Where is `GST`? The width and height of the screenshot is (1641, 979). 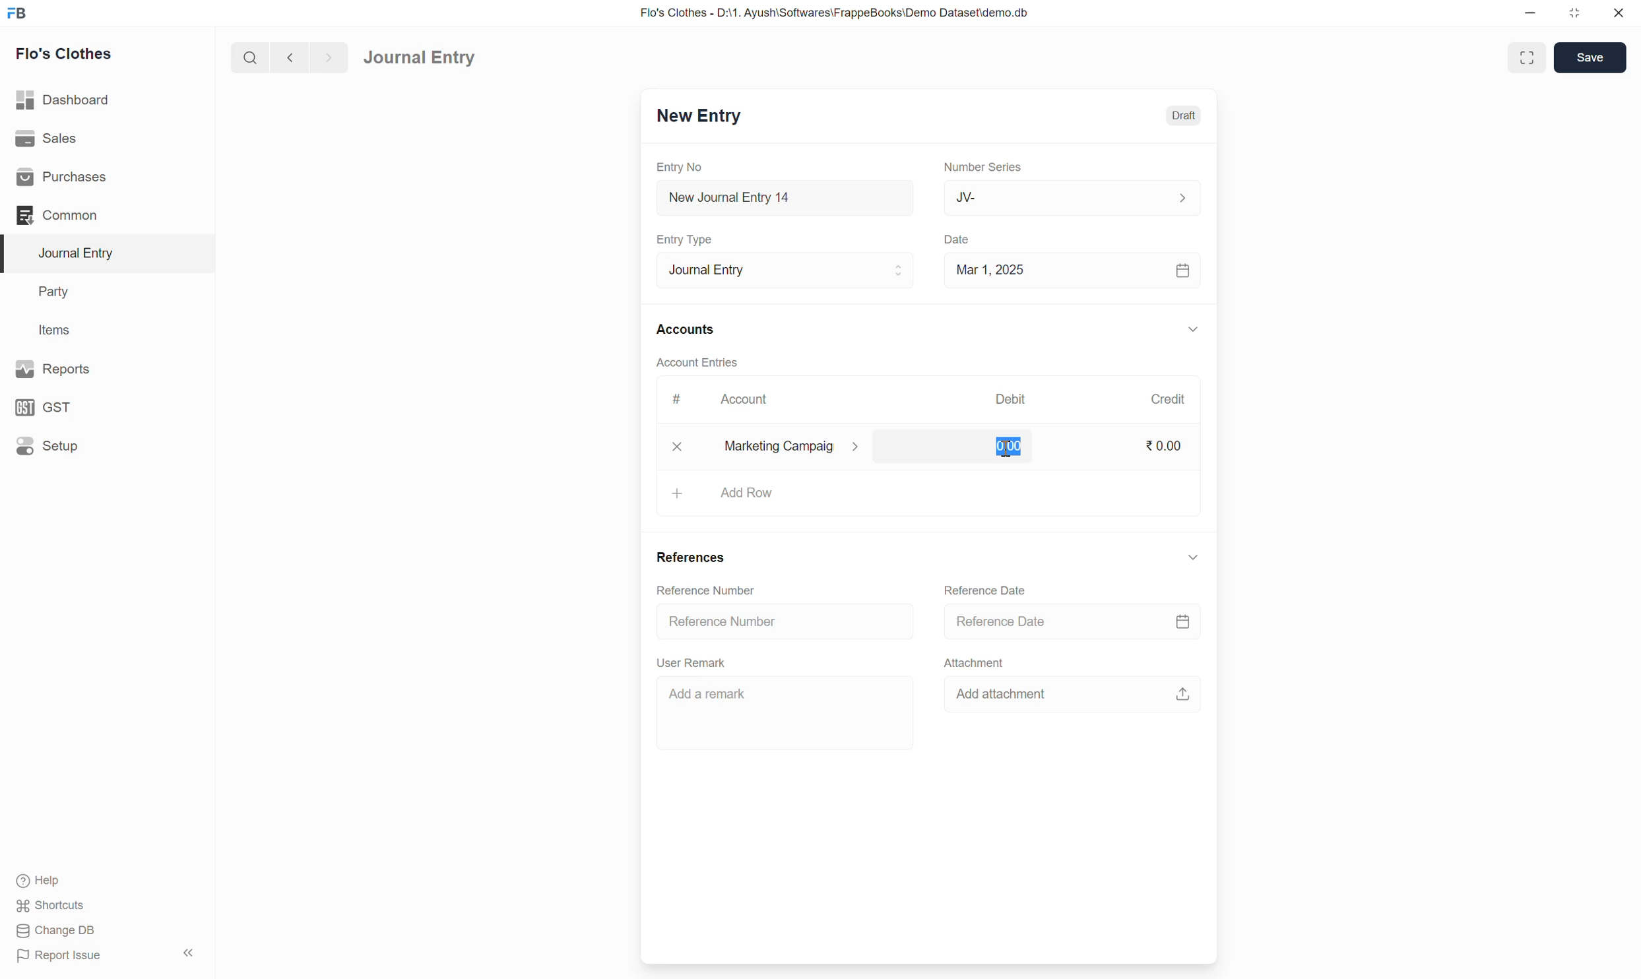
GST is located at coordinates (46, 408).